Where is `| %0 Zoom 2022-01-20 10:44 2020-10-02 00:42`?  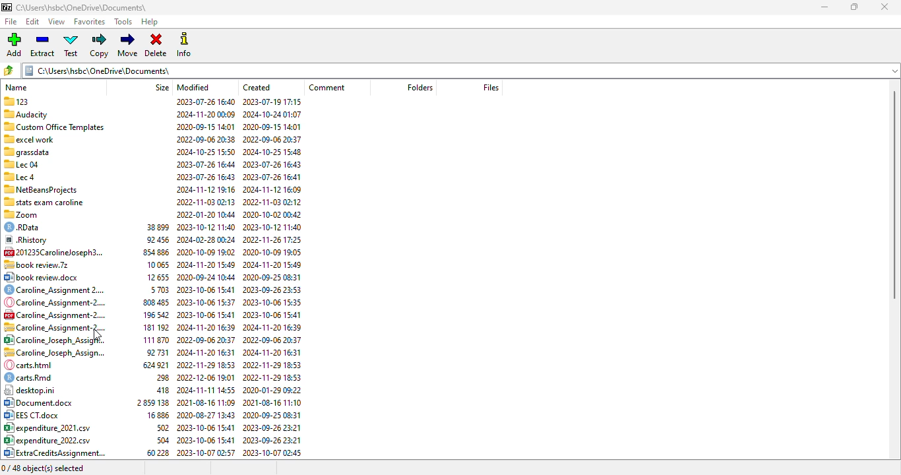
| %0 Zoom 2022-01-20 10:44 2020-10-02 00:42 is located at coordinates (152, 214).